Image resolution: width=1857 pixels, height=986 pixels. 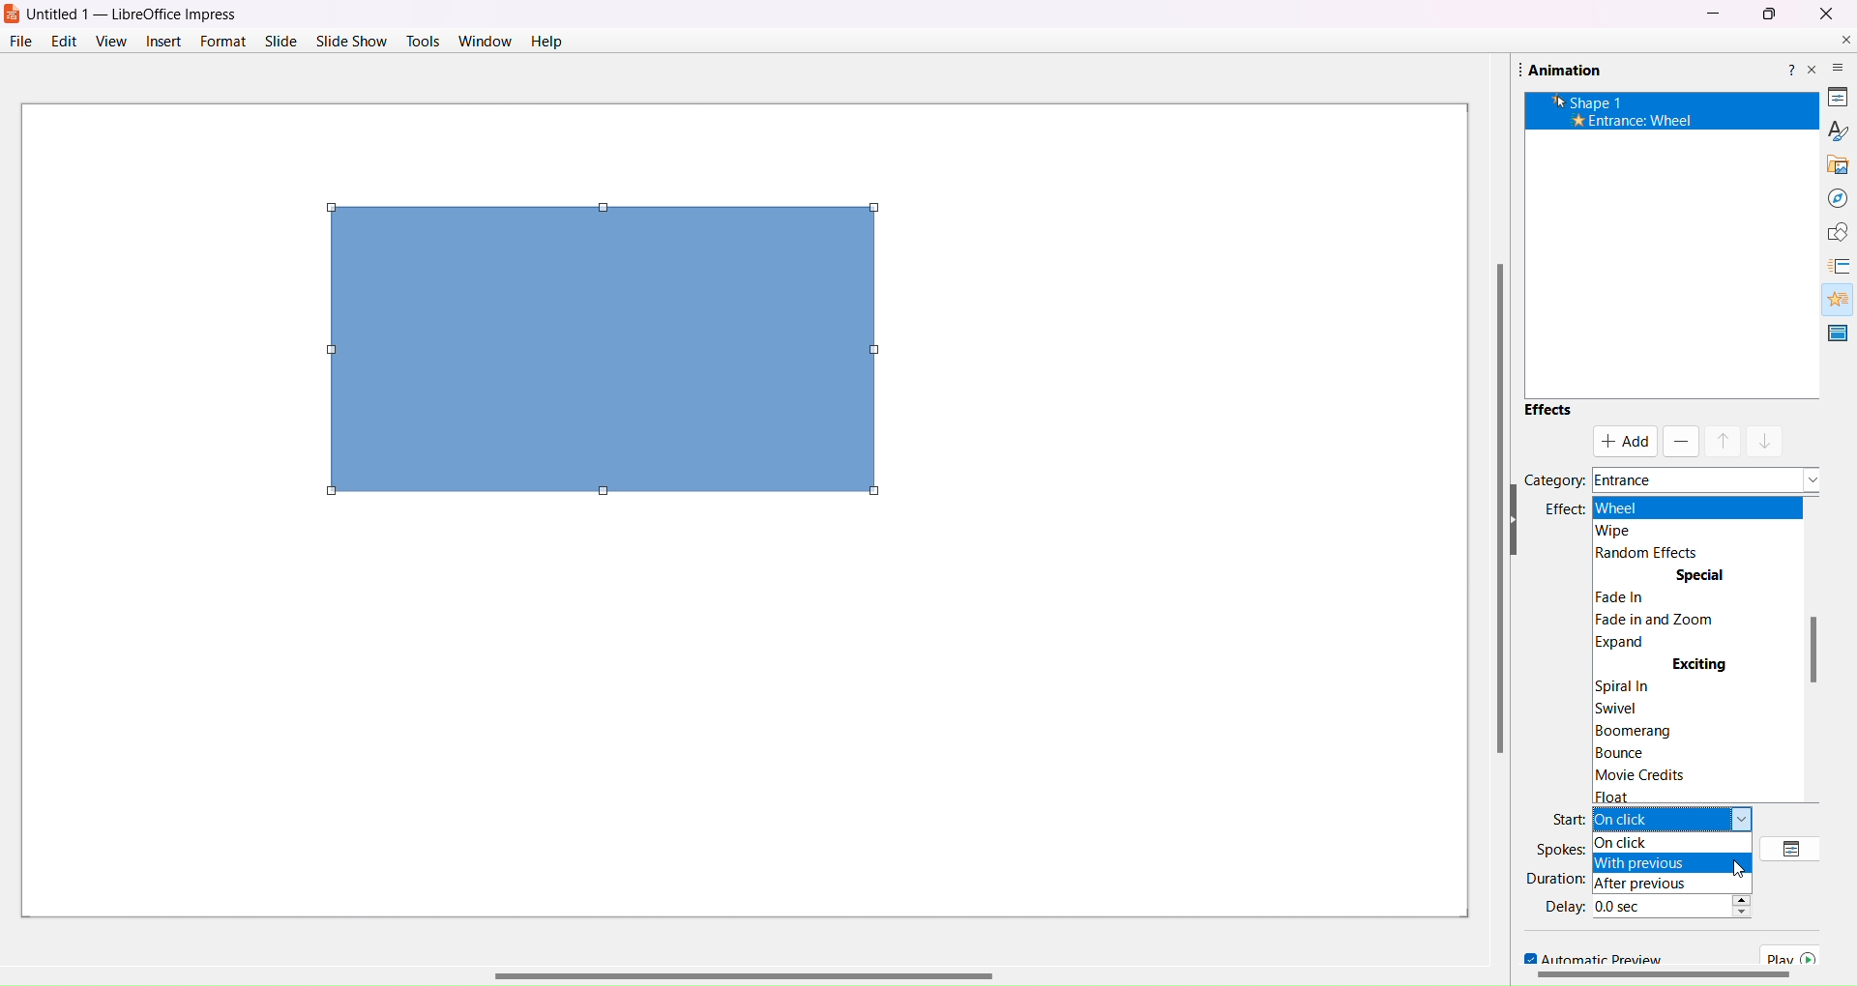 I want to click on Master Slide, so click(x=1839, y=333).